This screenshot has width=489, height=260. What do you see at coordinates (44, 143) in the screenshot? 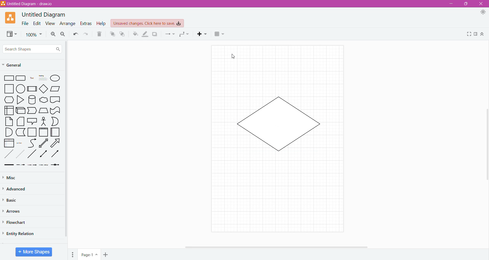
I see `Bidirectional Arrow` at bounding box center [44, 143].